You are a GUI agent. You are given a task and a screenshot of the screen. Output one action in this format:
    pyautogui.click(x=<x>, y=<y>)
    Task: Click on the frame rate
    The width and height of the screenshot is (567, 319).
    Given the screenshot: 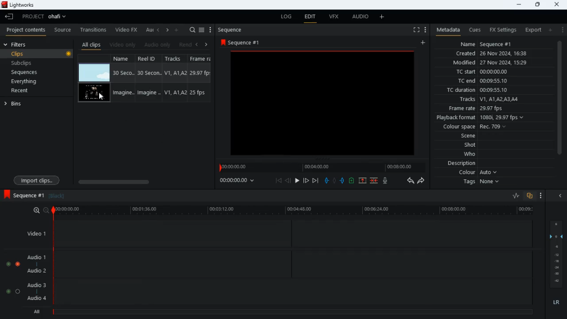 What is the action you would take?
    pyautogui.click(x=489, y=109)
    